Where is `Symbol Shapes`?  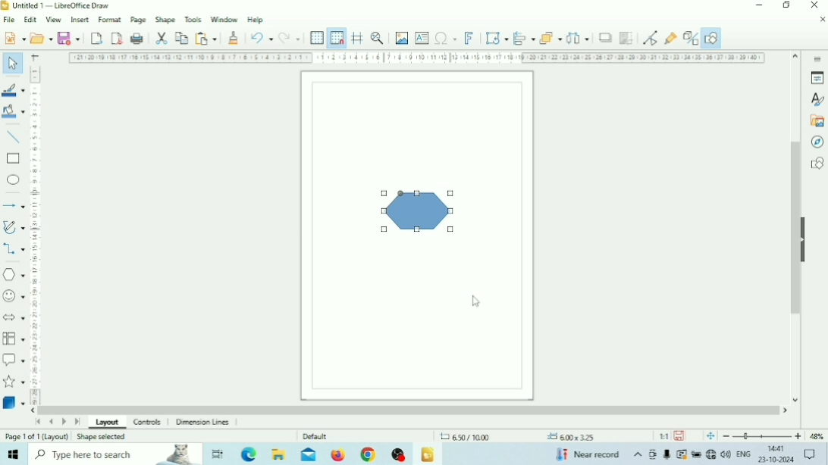
Symbol Shapes is located at coordinates (14, 296).